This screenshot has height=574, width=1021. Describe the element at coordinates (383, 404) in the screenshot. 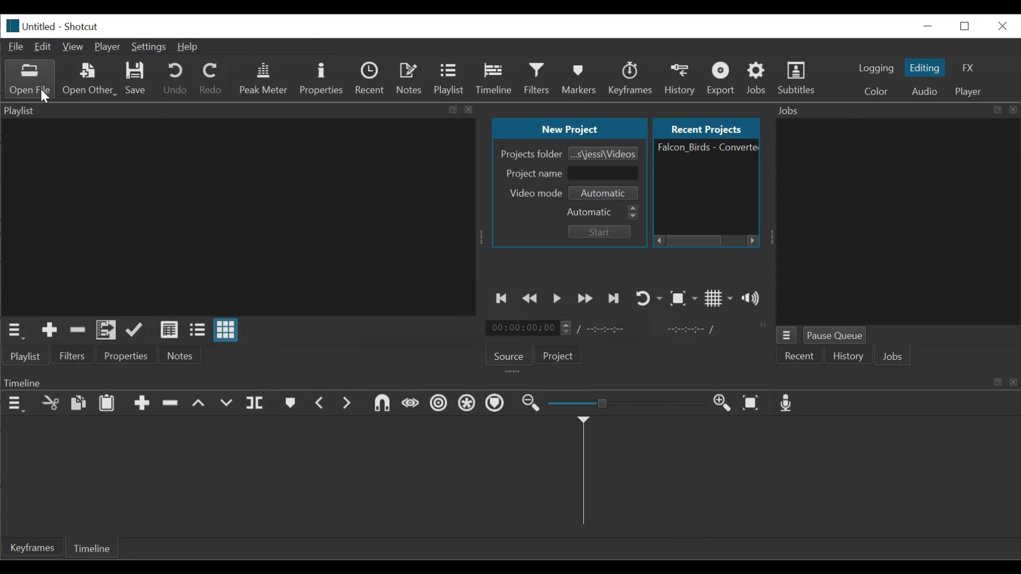

I see `Snap` at that location.